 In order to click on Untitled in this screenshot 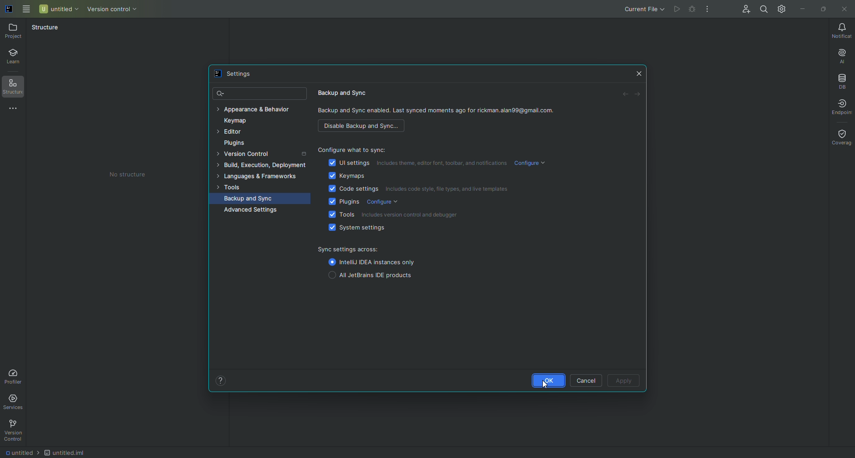, I will do `click(59, 8)`.